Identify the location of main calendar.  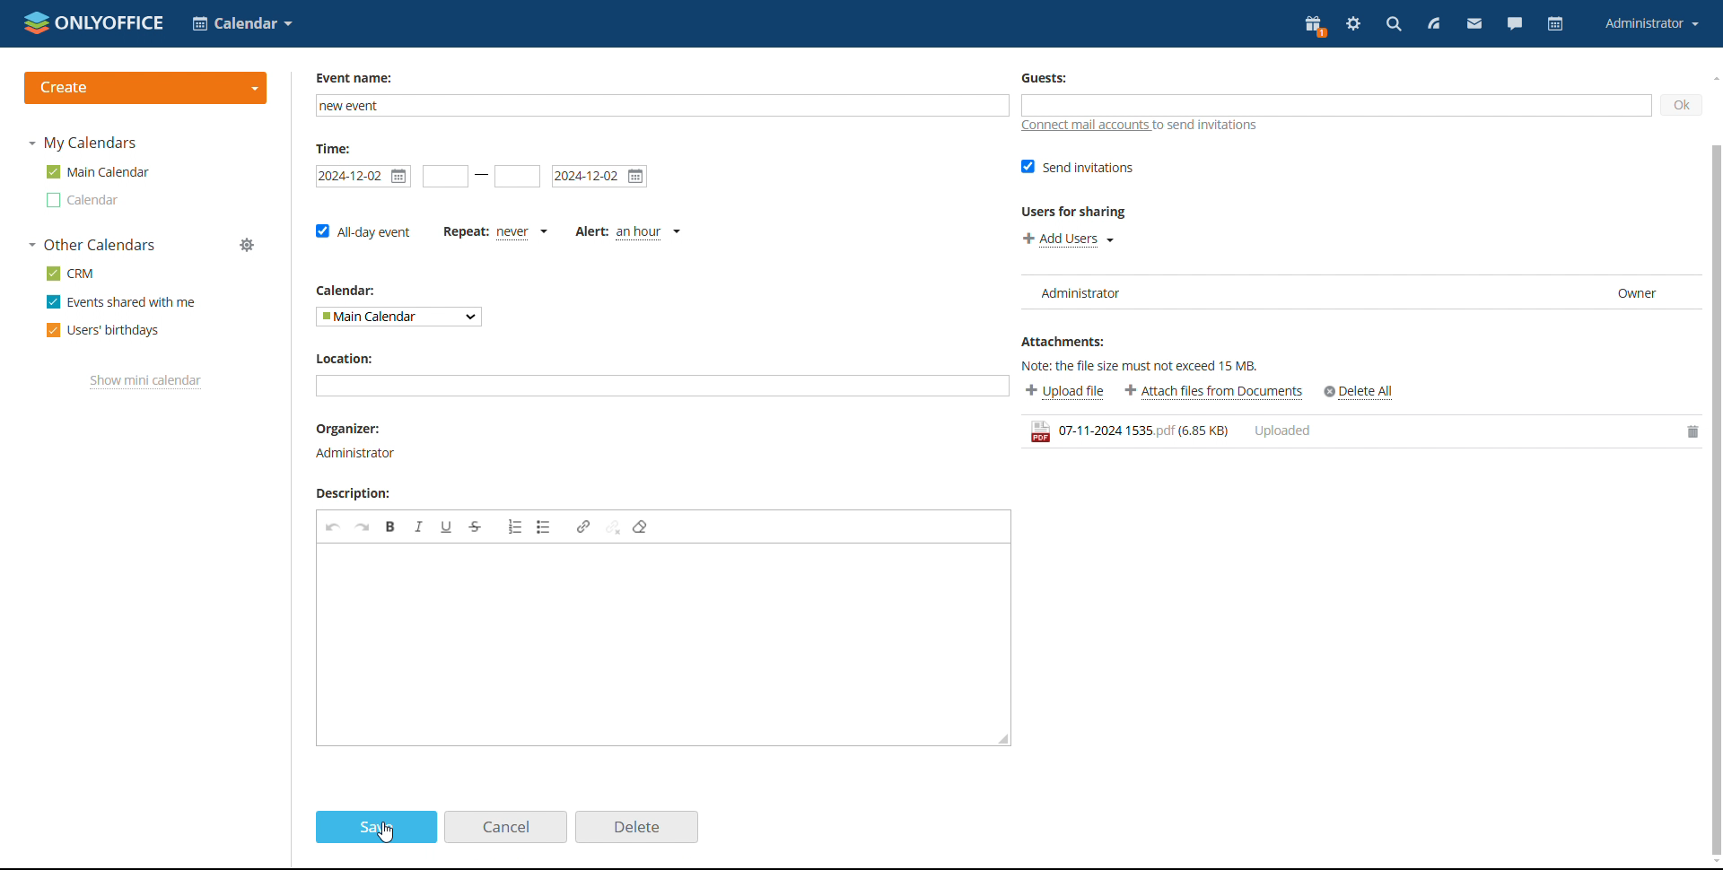
(98, 172).